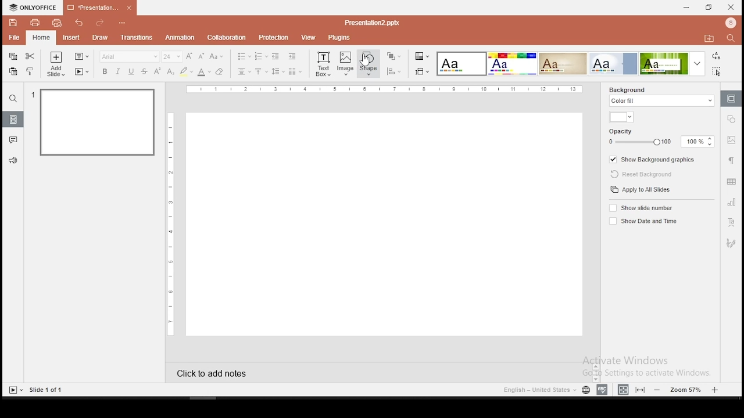 Image resolution: width=744 pixels, height=418 pixels. What do you see at coordinates (366, 60) in the screenshot?
I see `mouse pointer` at bounding box center [366, 60].